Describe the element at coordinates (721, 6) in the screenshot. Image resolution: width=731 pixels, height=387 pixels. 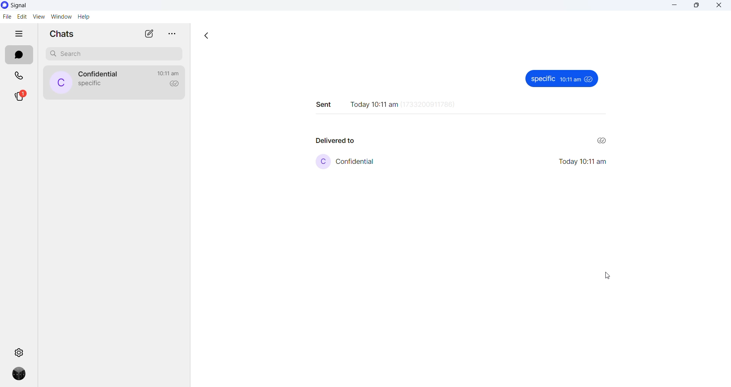
I see `close` at that location.